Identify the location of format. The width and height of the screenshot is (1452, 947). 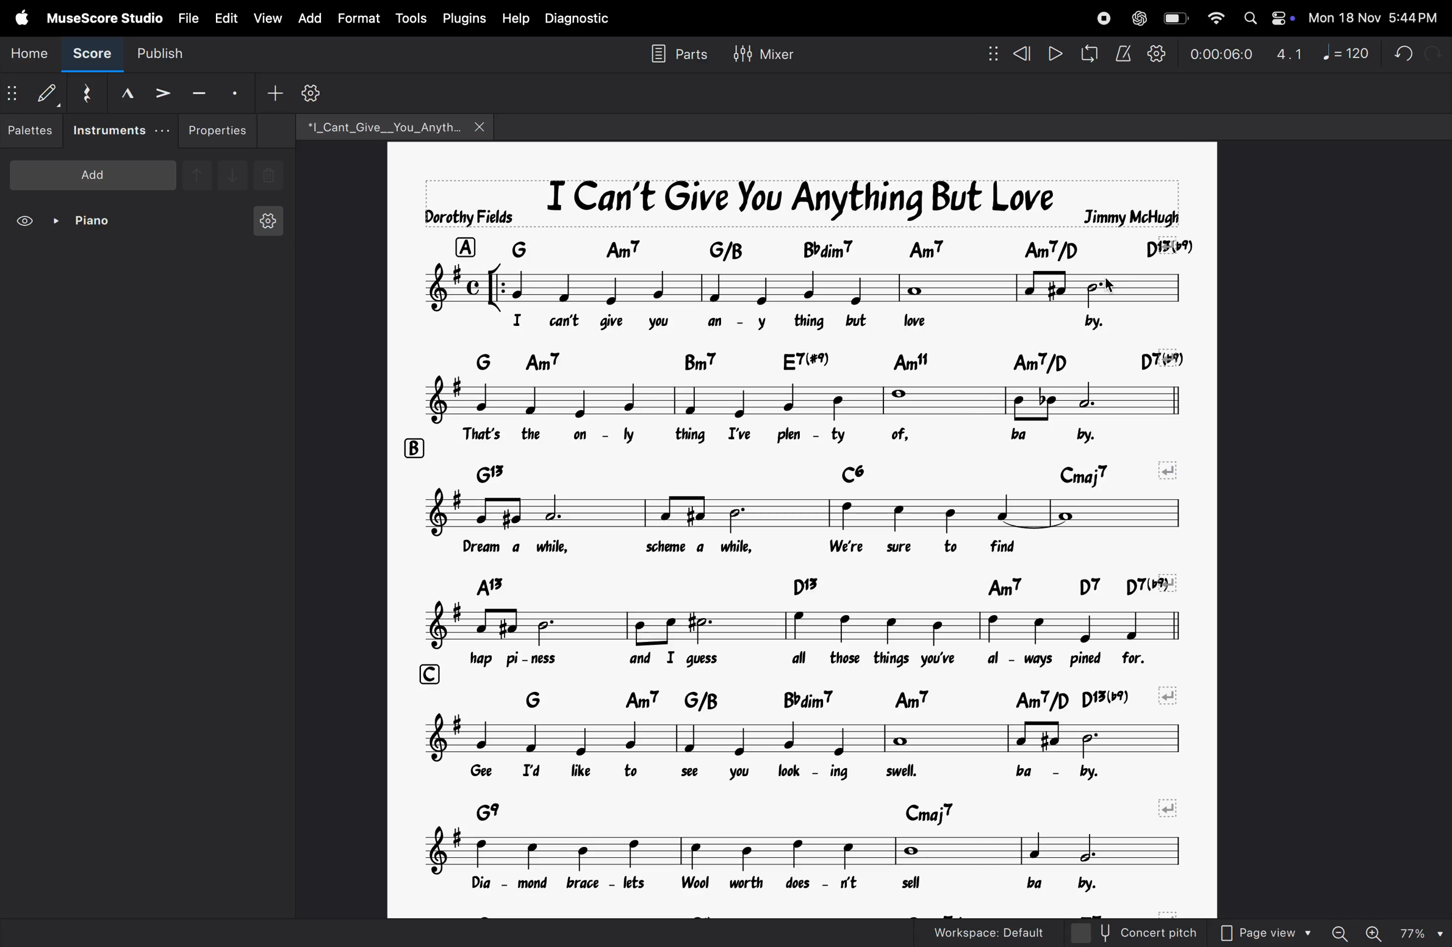
(361, 18).